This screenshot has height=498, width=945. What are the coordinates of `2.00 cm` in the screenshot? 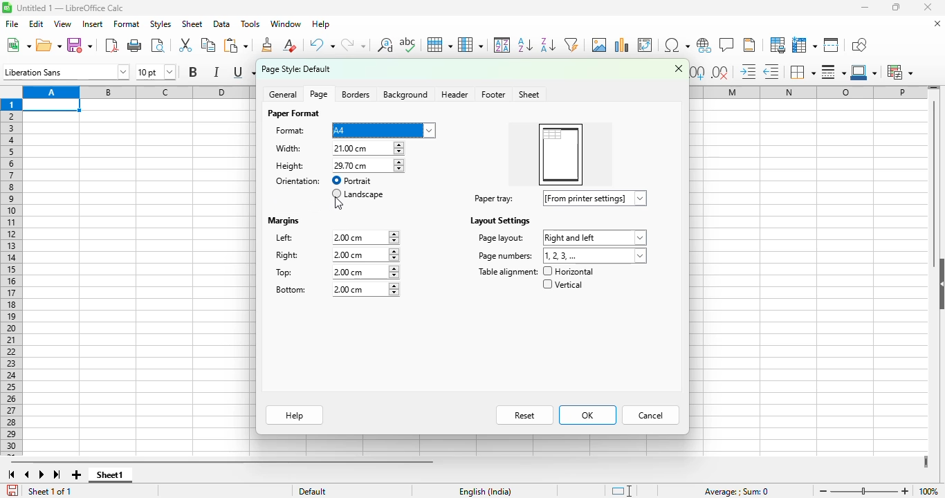 It's located at (365, 255).